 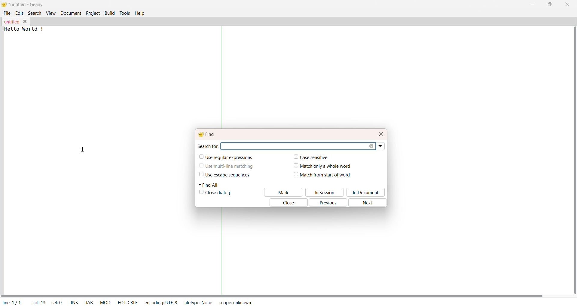 What do you see at coordinates (373, 146) in the screenshot?
I see `Clear All` at bounding box center [373, 146].